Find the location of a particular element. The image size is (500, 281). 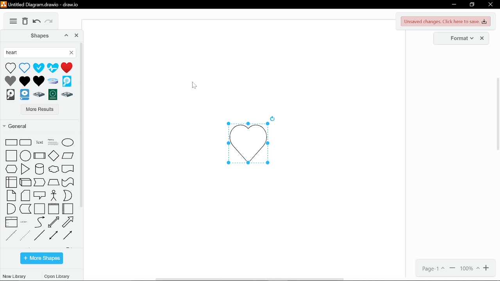

step is located at coordinates (40, 183).